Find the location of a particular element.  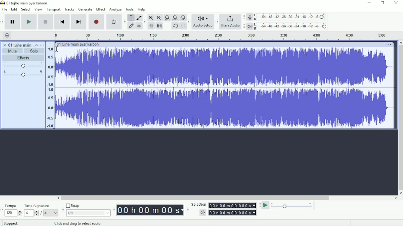

Enable looping is located at coordinates (114, 22).